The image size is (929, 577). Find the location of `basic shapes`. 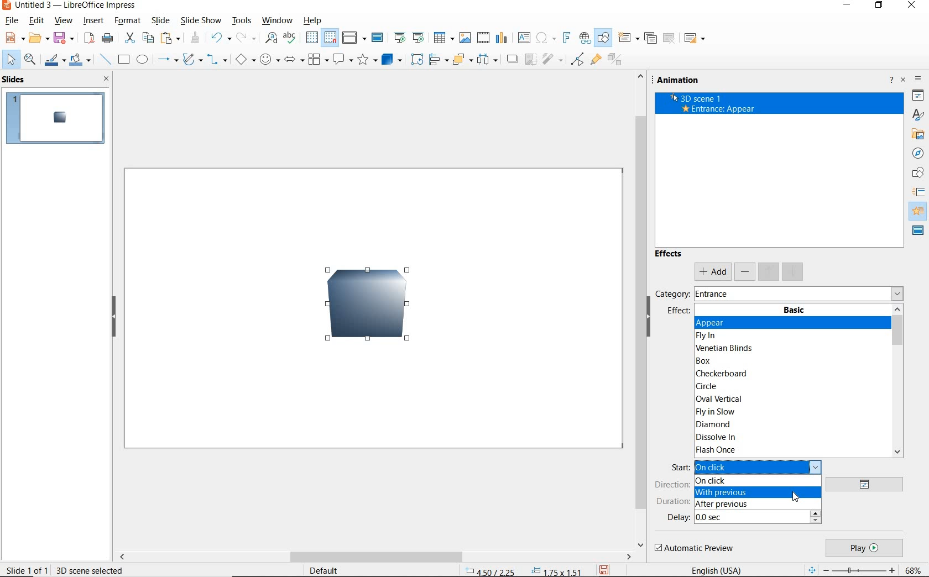

basic shapes is located at coordinates (244, 61).